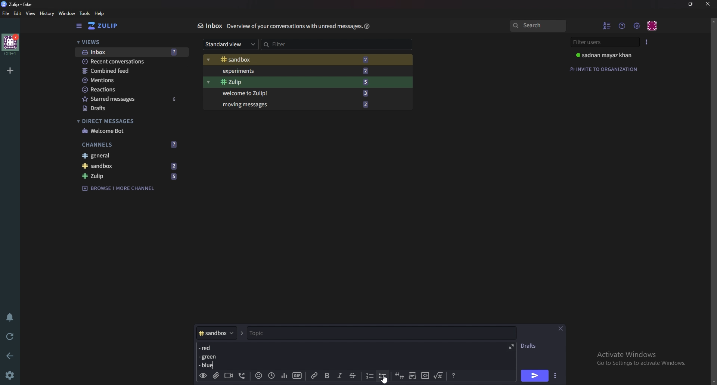 The image size is (717, 385). What do you see at coordinates (243, 375) in the screenshot?
I see `Voice call` at bounding box center [243, 375].